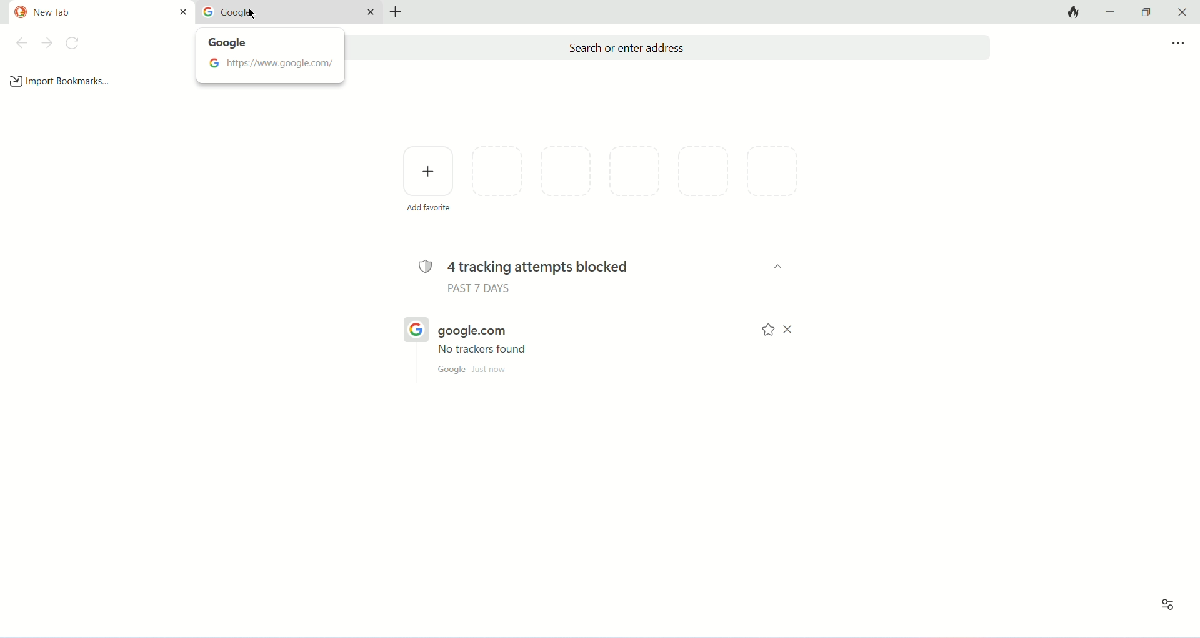 This screenshot has height=638, width=1200. I want to click on search or enter address, so click(671, 49).